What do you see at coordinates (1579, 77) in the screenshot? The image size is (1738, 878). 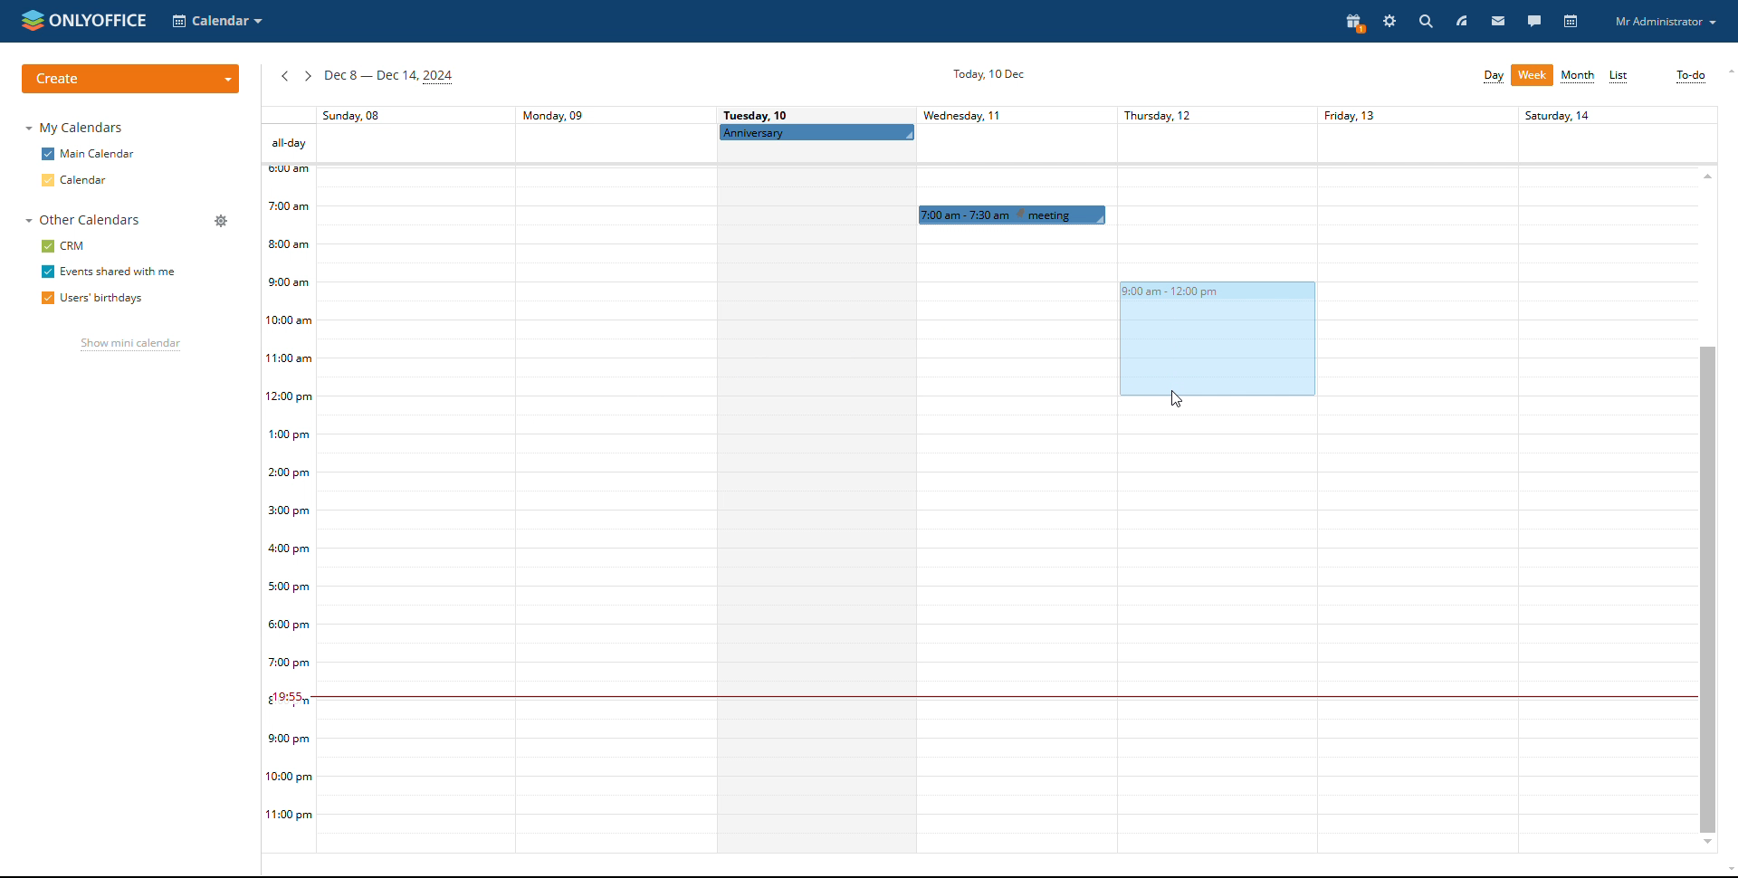 I see `month view` at bounding box center [1579, 77].